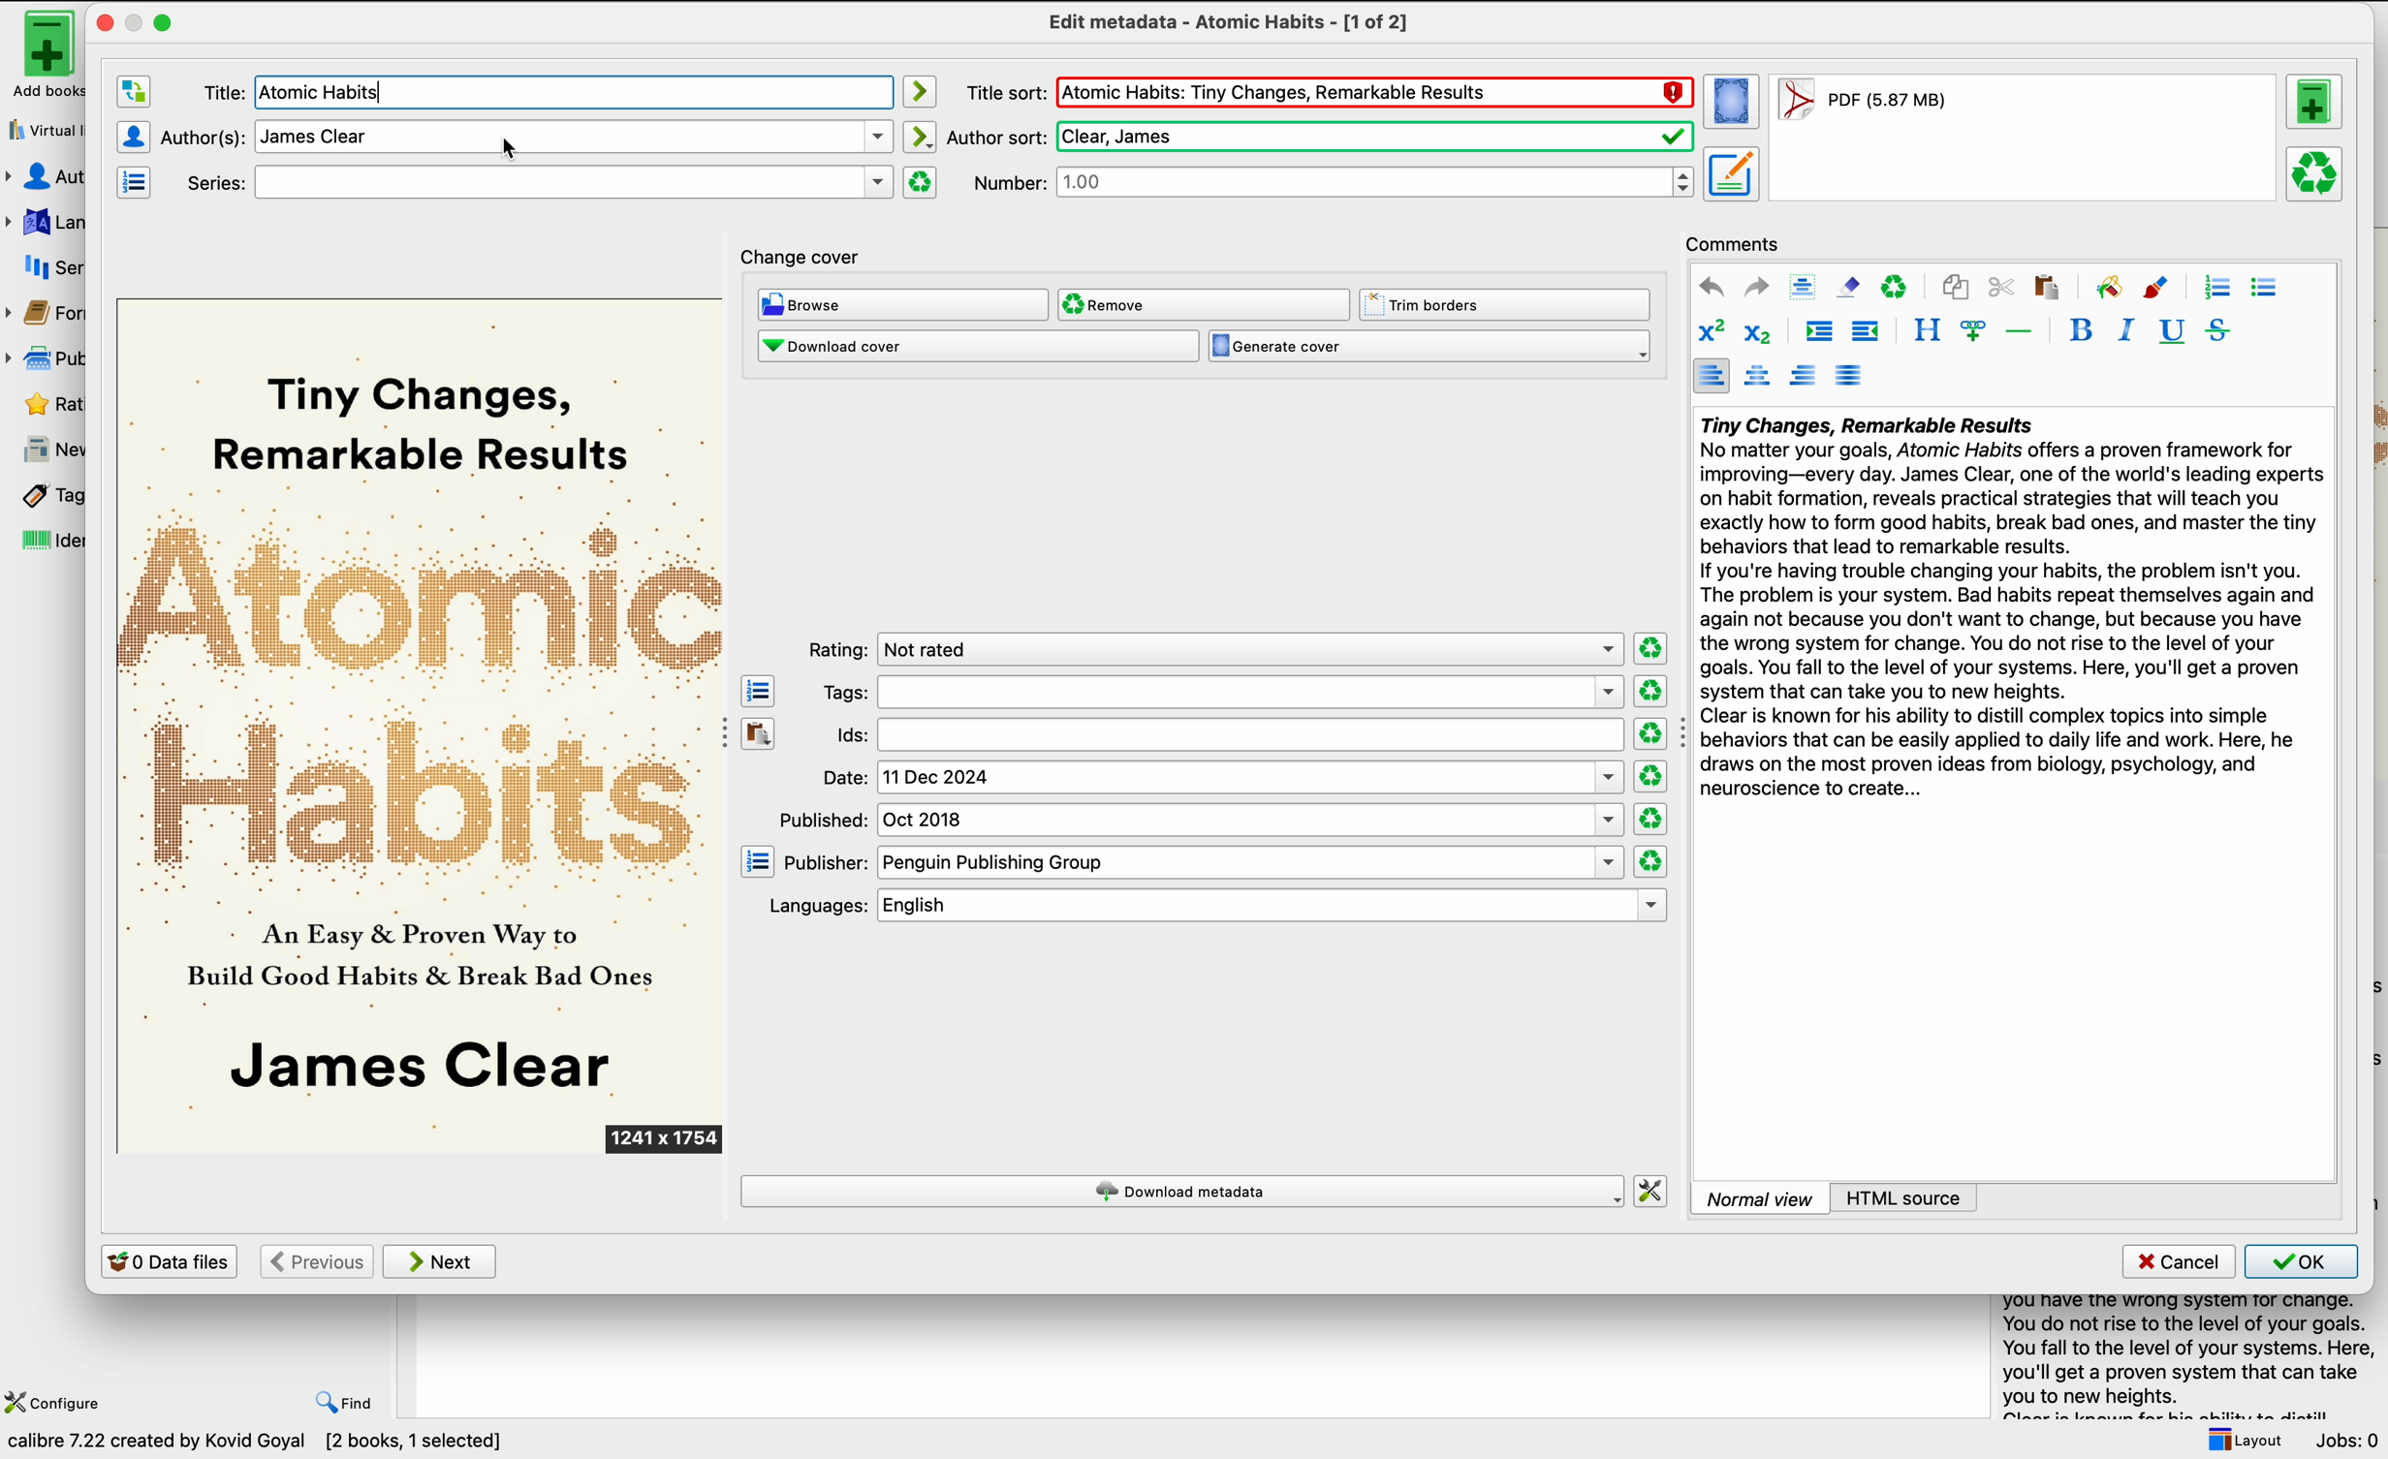 Image resolution: width=2388 pixels, height=1459 pixels. Describe the element at coordinates (1760, 1197) in the screenshot. I see `normal view` at that location.